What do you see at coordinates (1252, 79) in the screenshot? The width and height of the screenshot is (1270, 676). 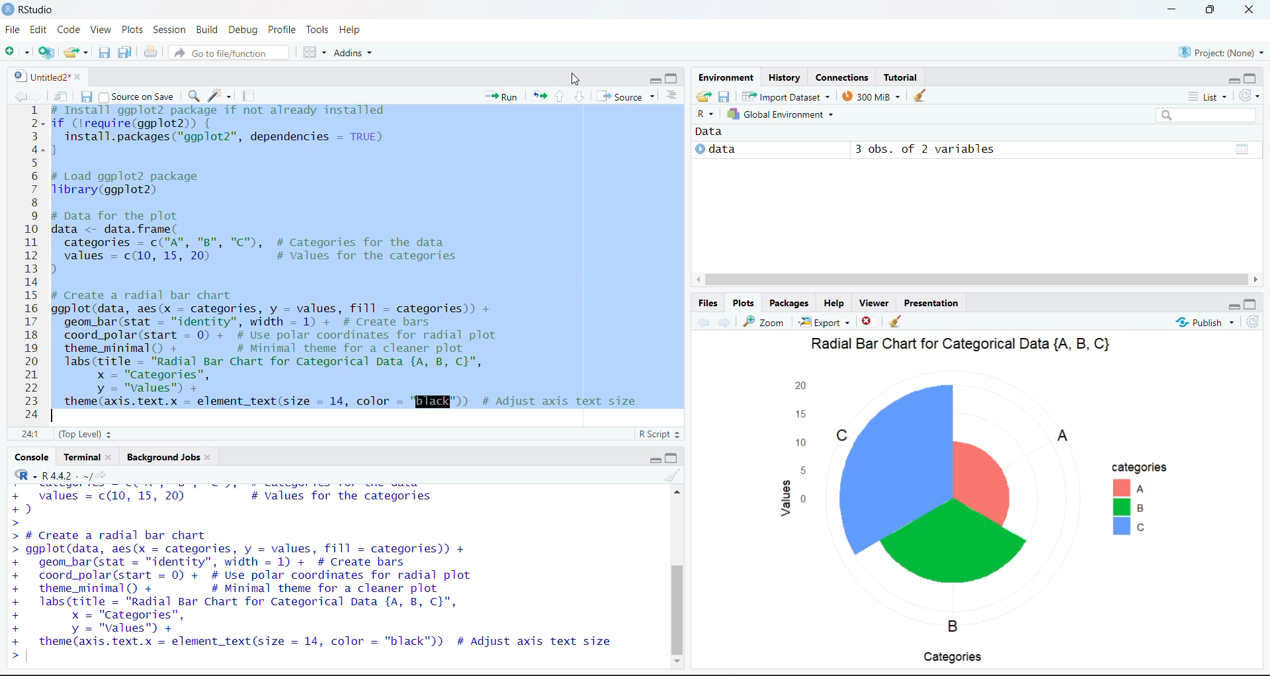 I see `hide console` at bounding box center [1252, 79].